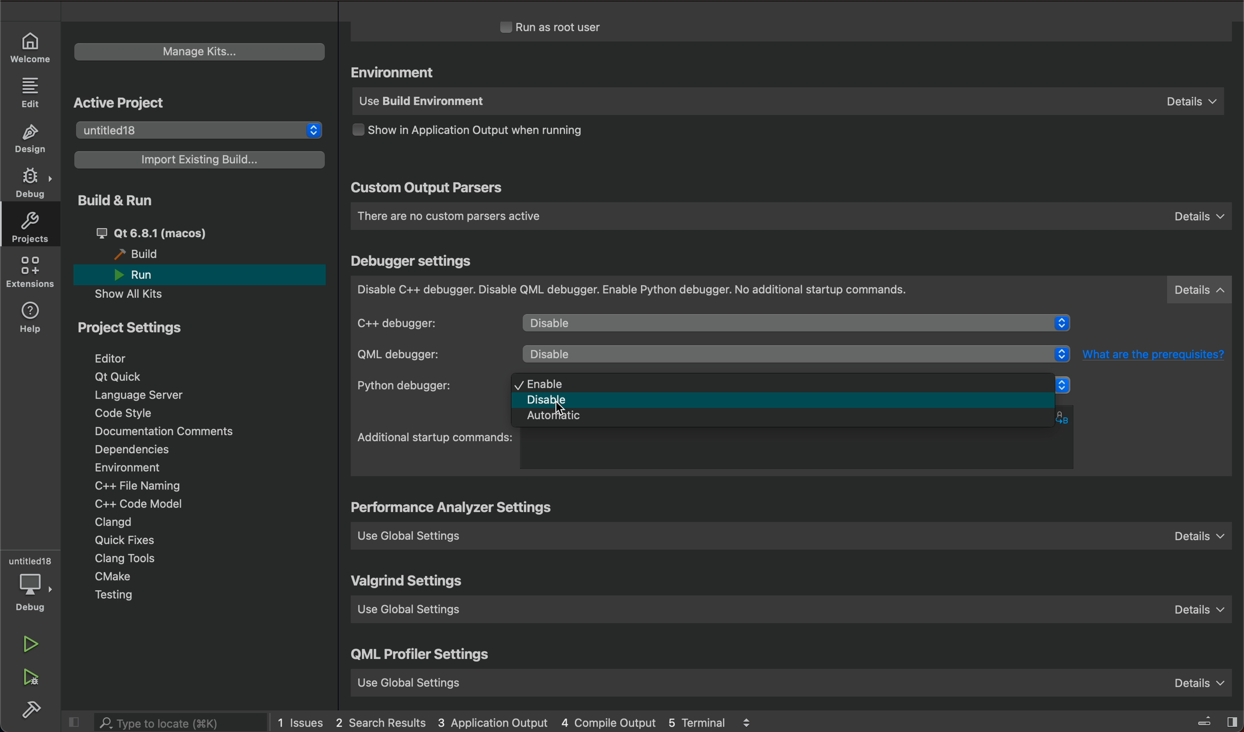  I want to click on import , so click(201, 159).